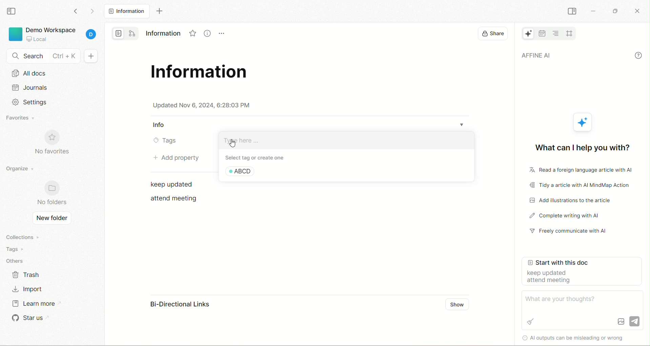  I want to click on Al outputs can be misleading or wrong, so click(573, 337).